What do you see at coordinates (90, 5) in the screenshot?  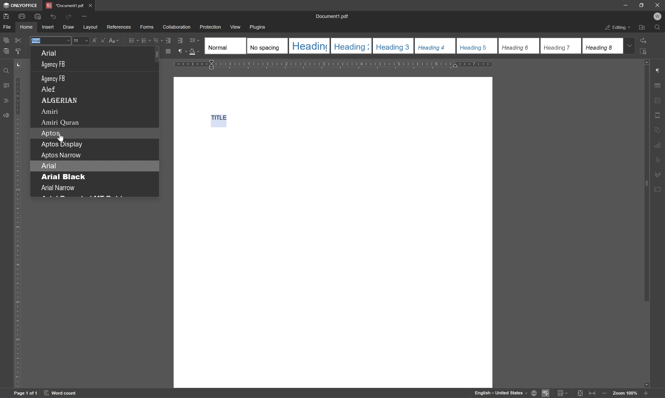 I see `close` at bounding box center [90, 5].